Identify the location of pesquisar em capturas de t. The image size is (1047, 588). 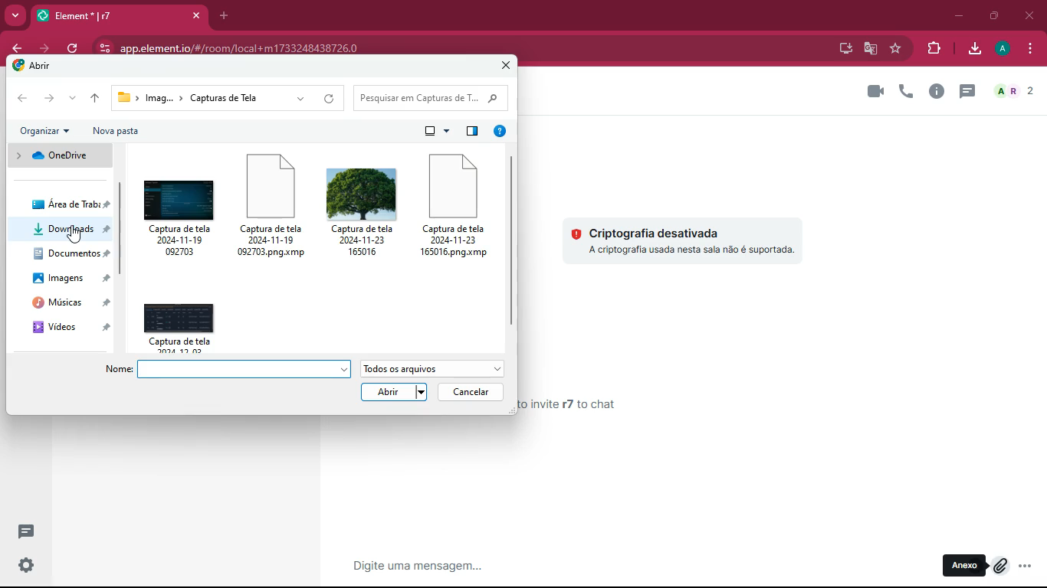
(433, 97).